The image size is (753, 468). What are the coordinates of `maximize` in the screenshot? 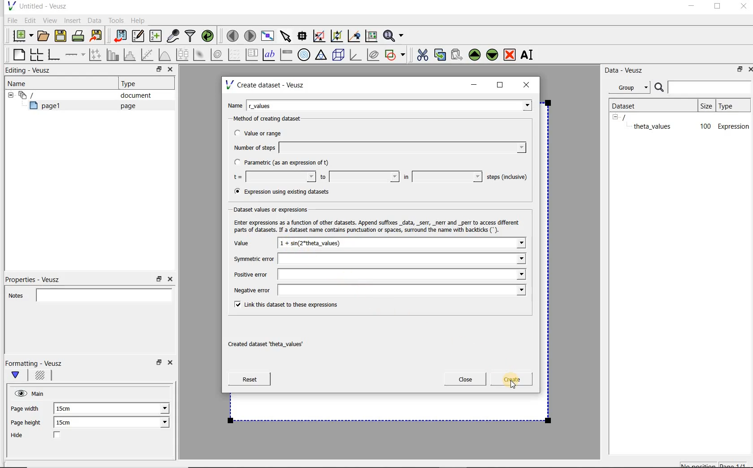 It's located at (718, 8).